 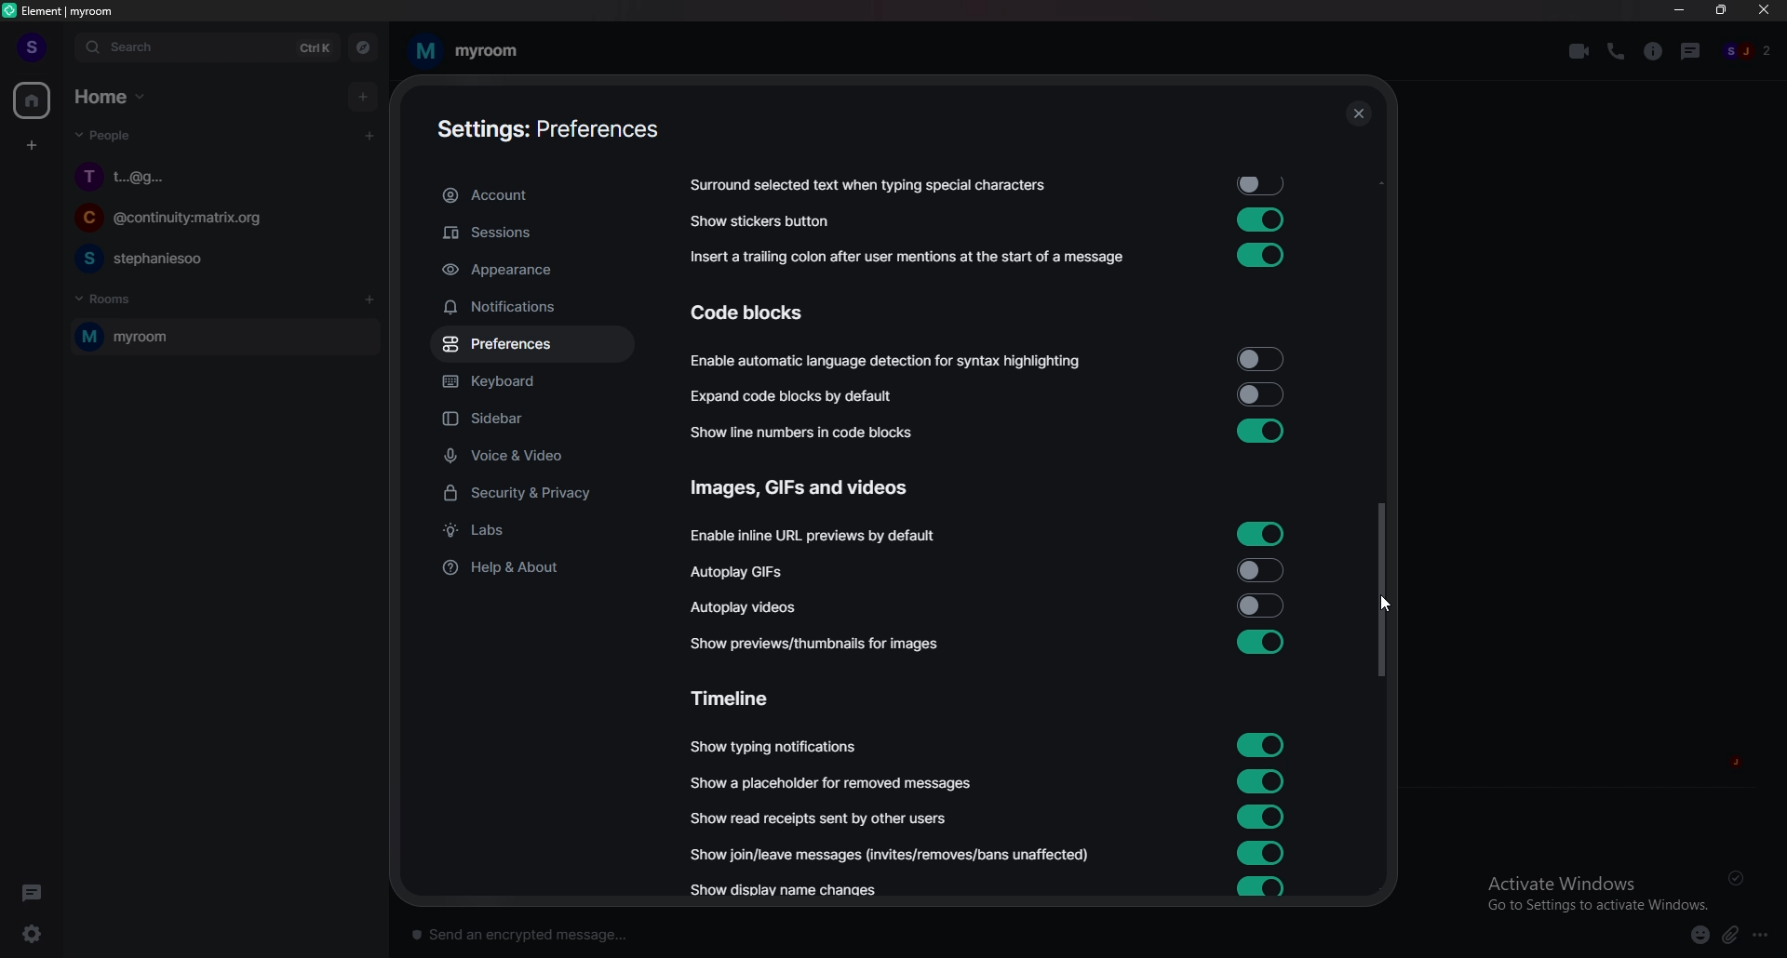 What do you see at coordinates (817, 537) in the screenshot?
I see `enable inline url previews by default` at bounding box center [817, 537].